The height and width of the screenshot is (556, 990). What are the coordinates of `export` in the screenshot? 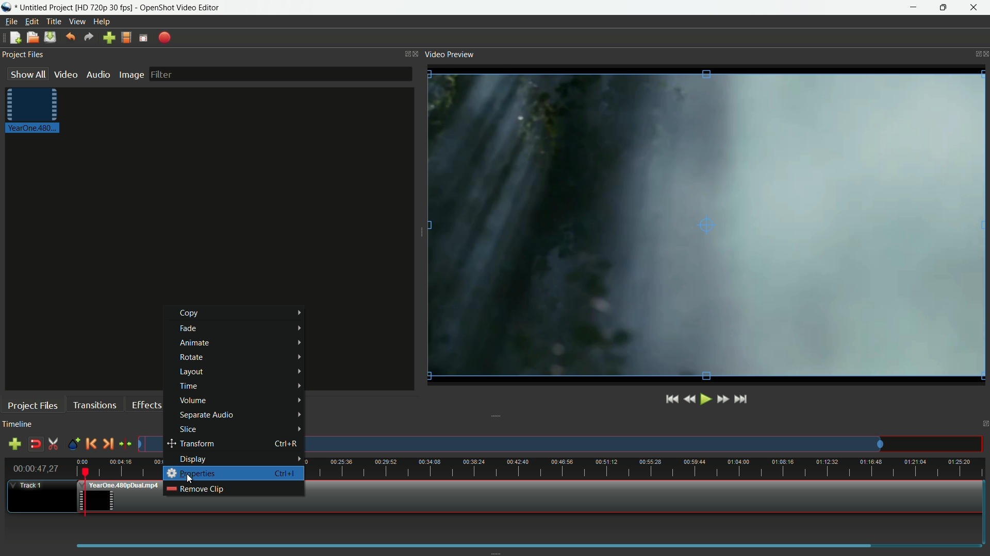 It's located at (164, 38).